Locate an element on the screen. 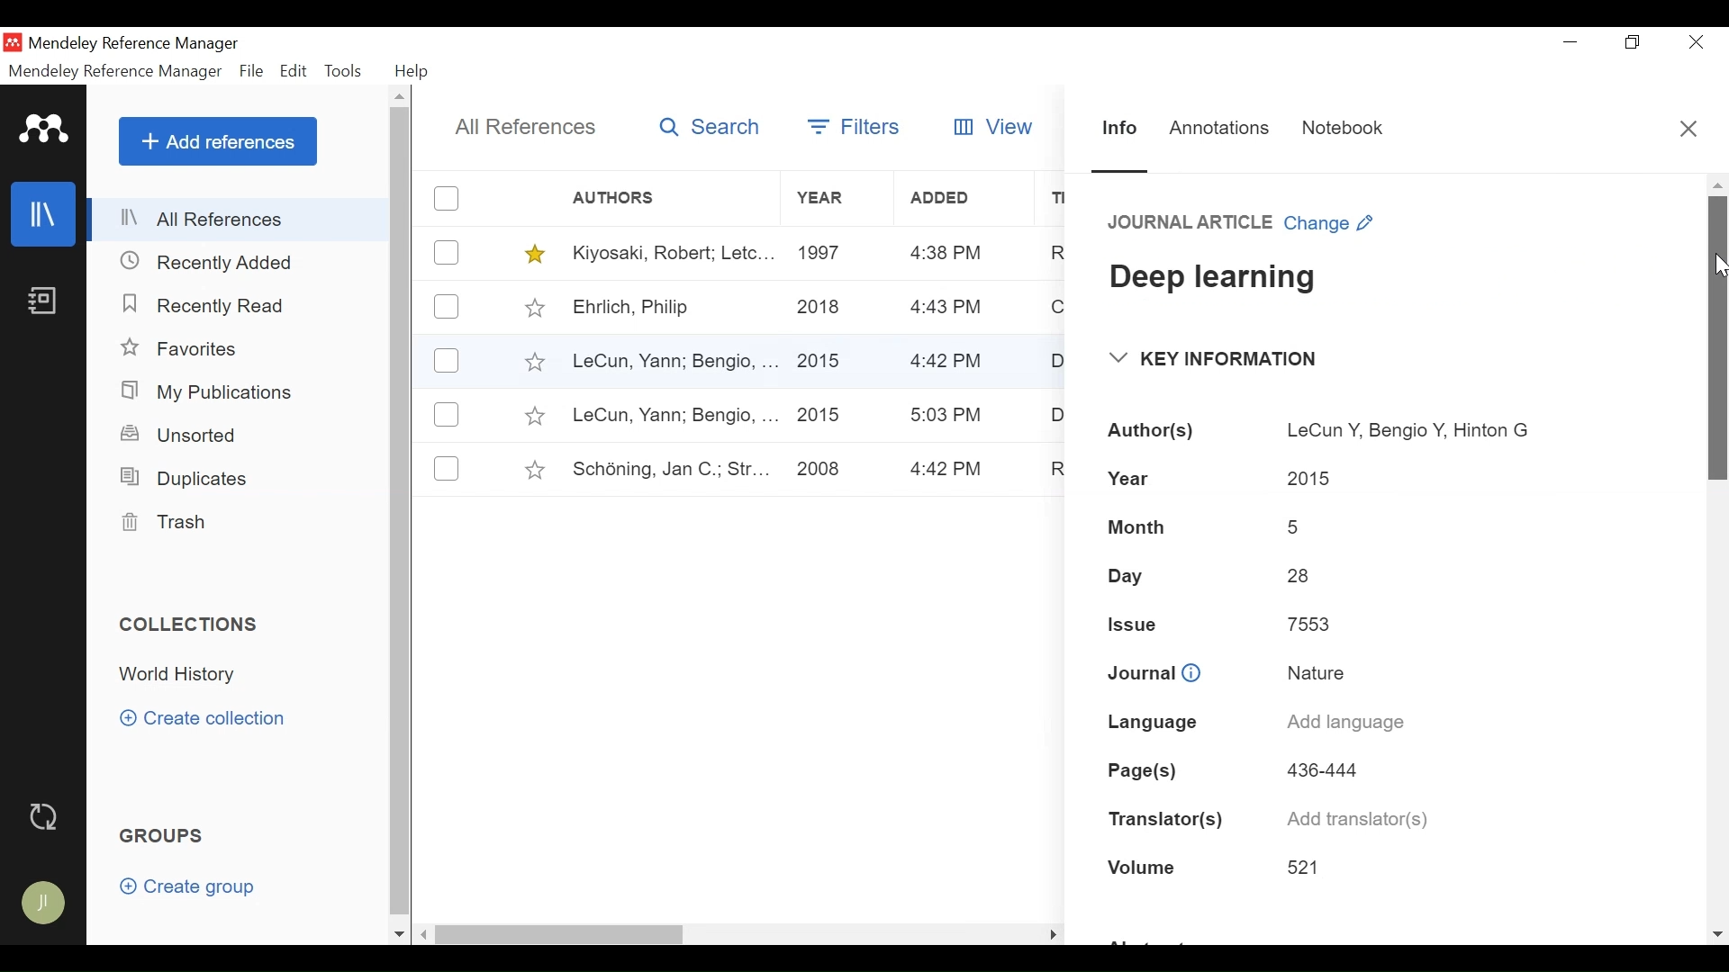 This screenshot has height=972, width=1729. LeCun, Yann; Bengio is located at coordinates (674, 416).